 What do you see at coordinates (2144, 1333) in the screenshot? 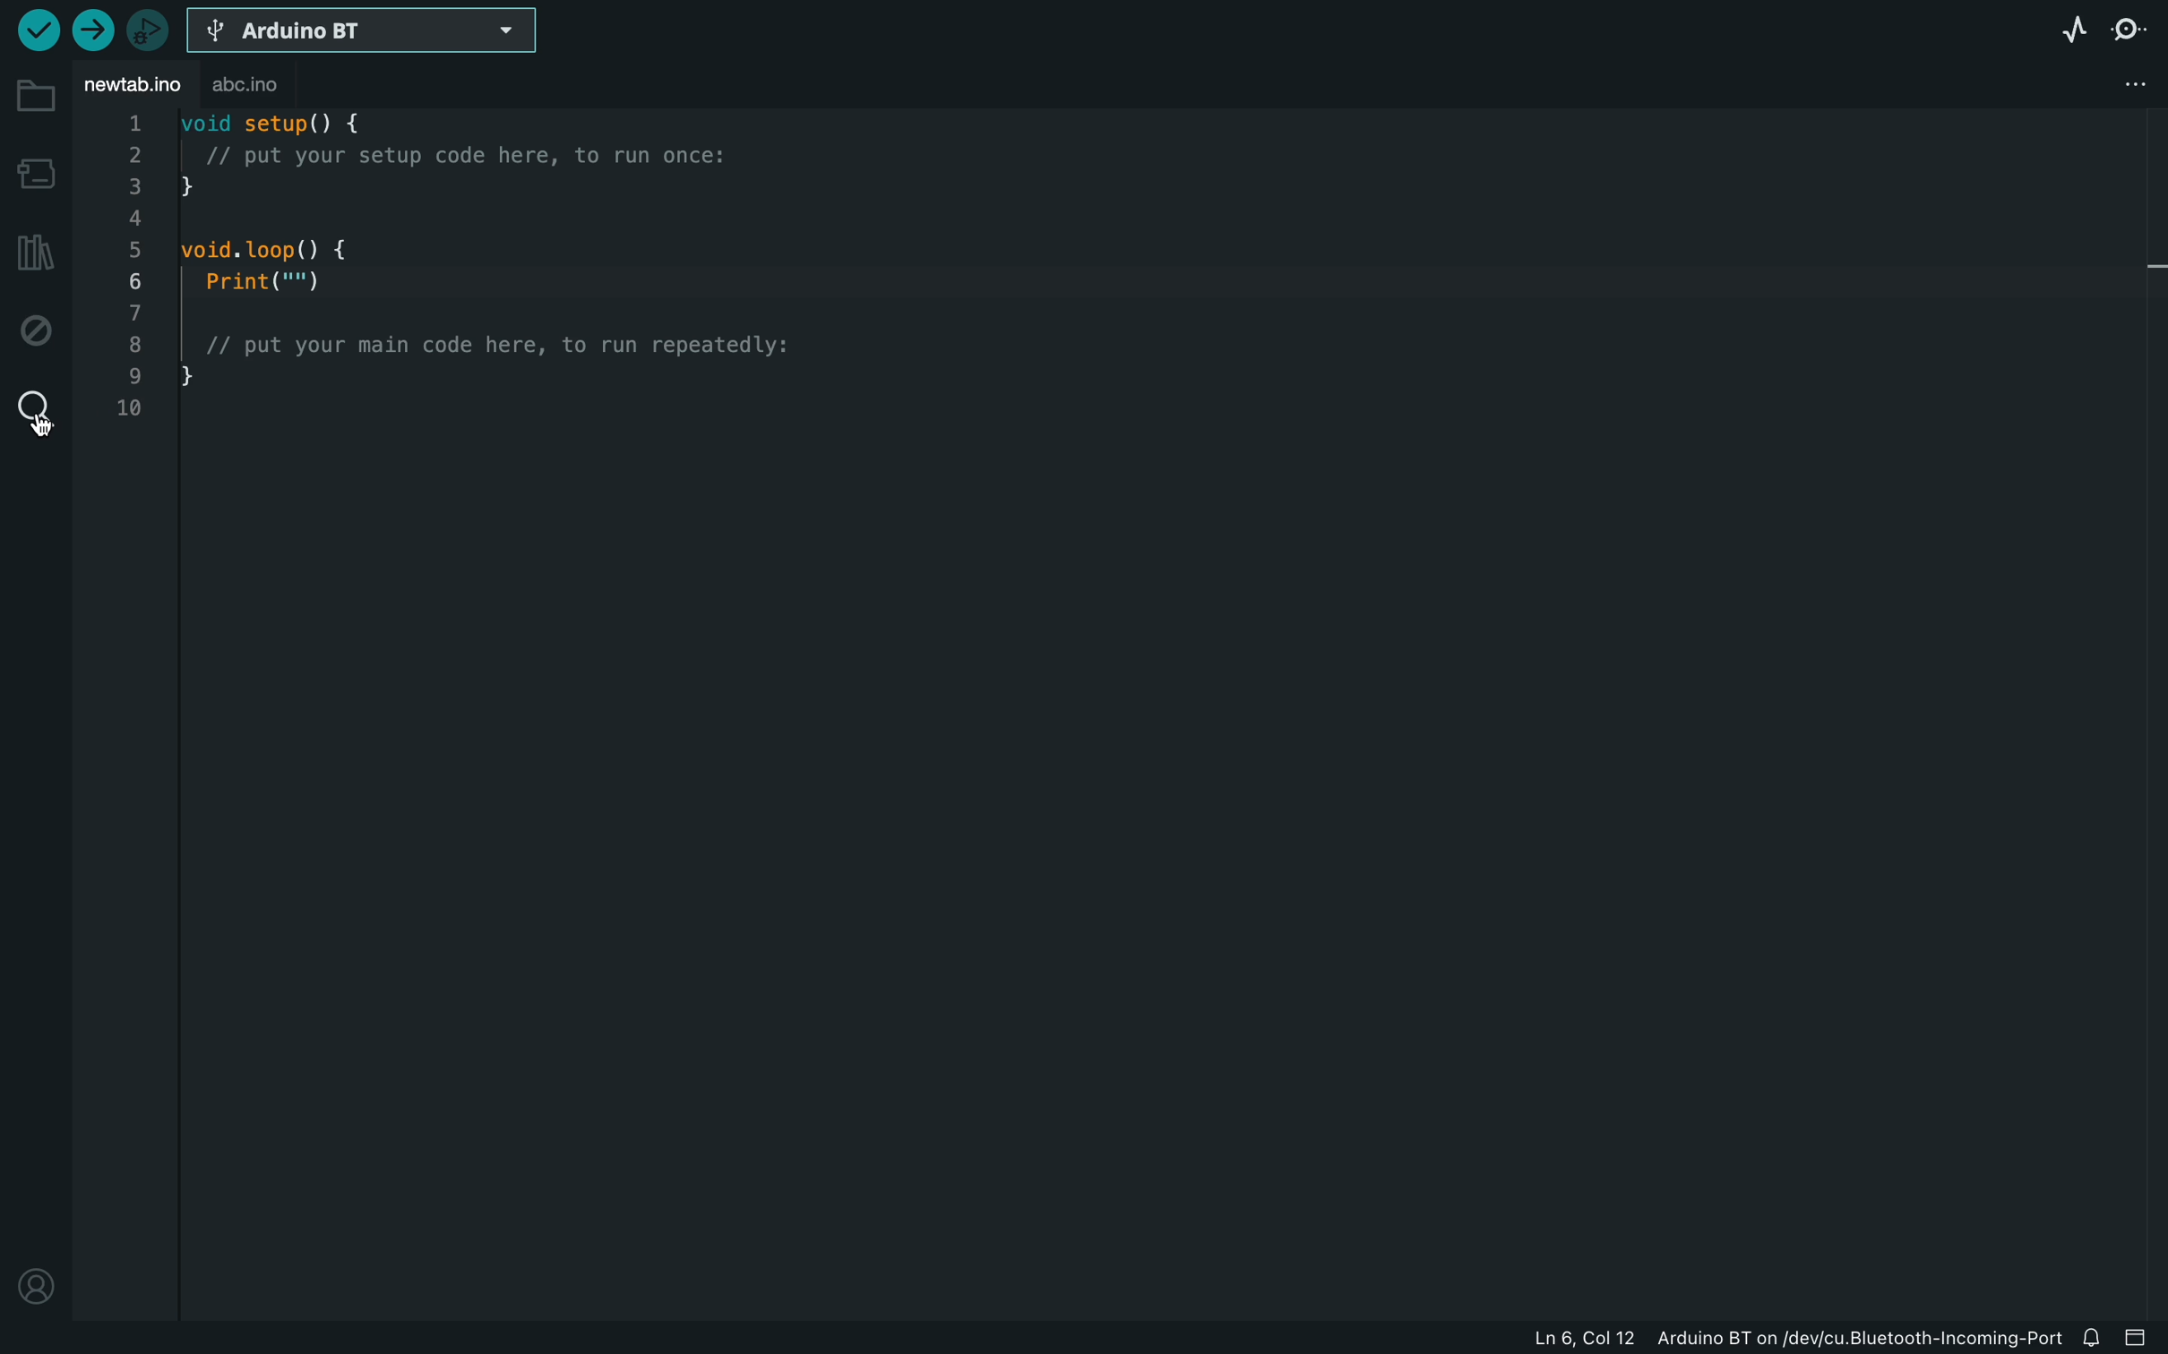
I see `close slide bar` at bounding box center [2144, 1333].